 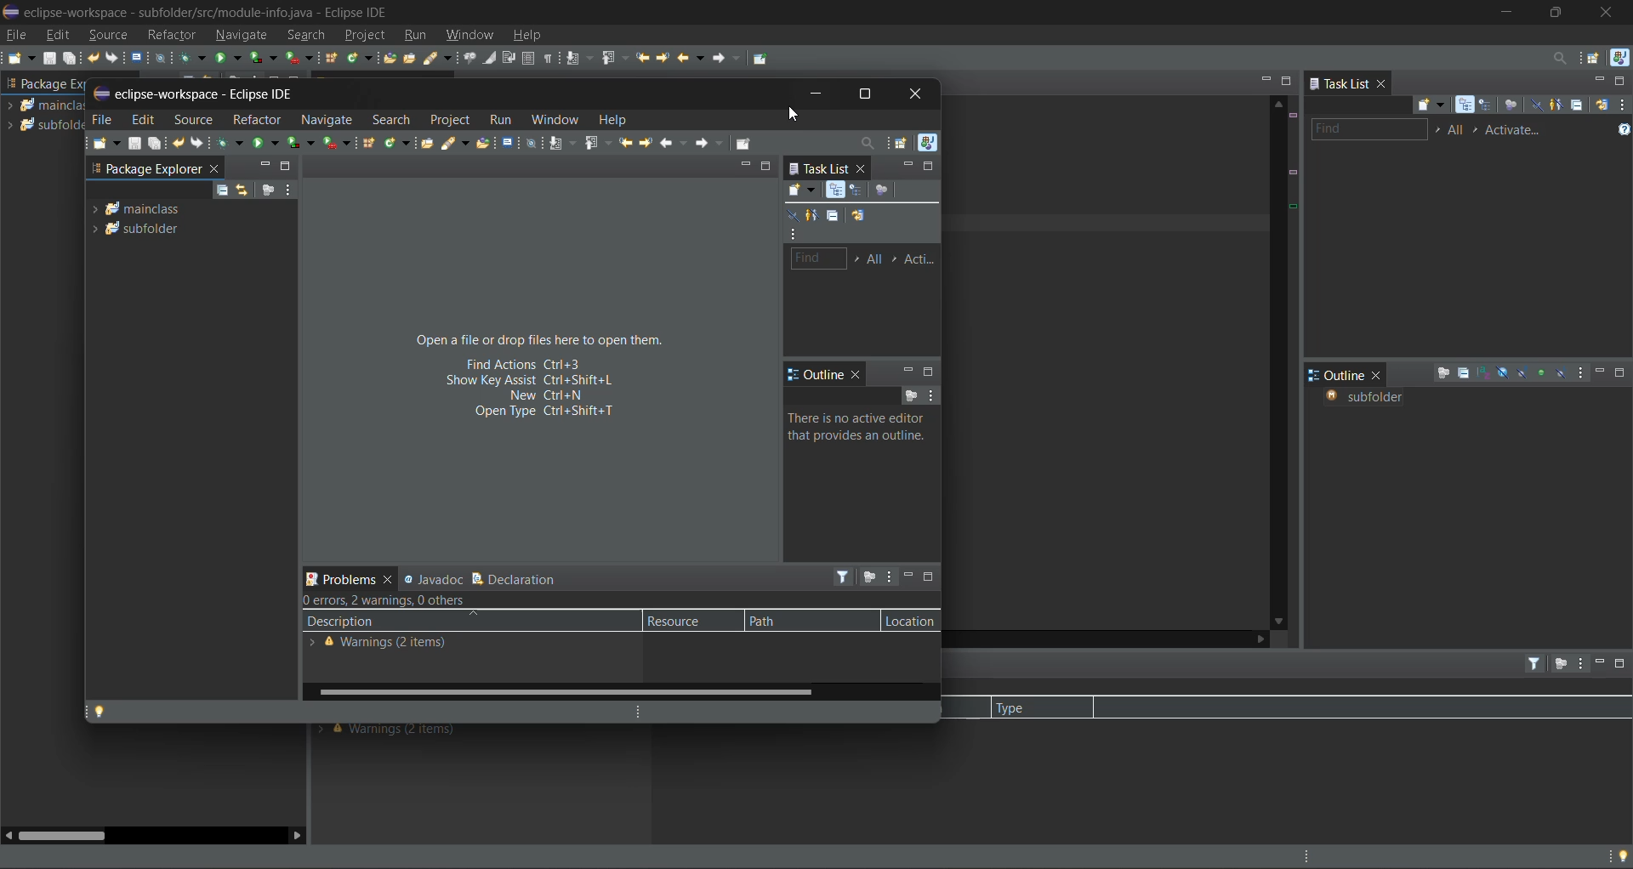 What do you see at coordinates (535, 36) in the screenshot?
I see `help` at bounding box center [535, 36].